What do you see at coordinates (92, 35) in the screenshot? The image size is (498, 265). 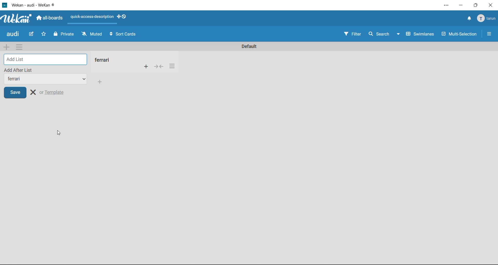 I see `muted` at bounding box center [92, 35].